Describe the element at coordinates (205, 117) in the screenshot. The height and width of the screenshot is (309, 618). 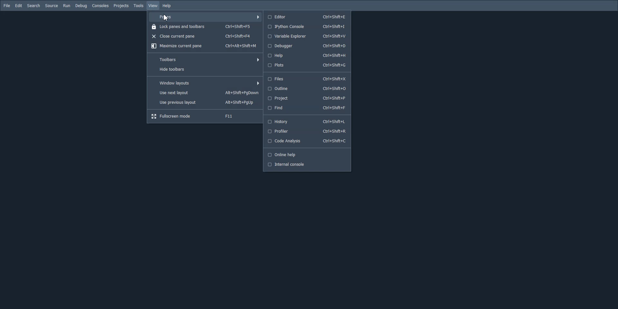
I see `Fullscreen mode` at that location.